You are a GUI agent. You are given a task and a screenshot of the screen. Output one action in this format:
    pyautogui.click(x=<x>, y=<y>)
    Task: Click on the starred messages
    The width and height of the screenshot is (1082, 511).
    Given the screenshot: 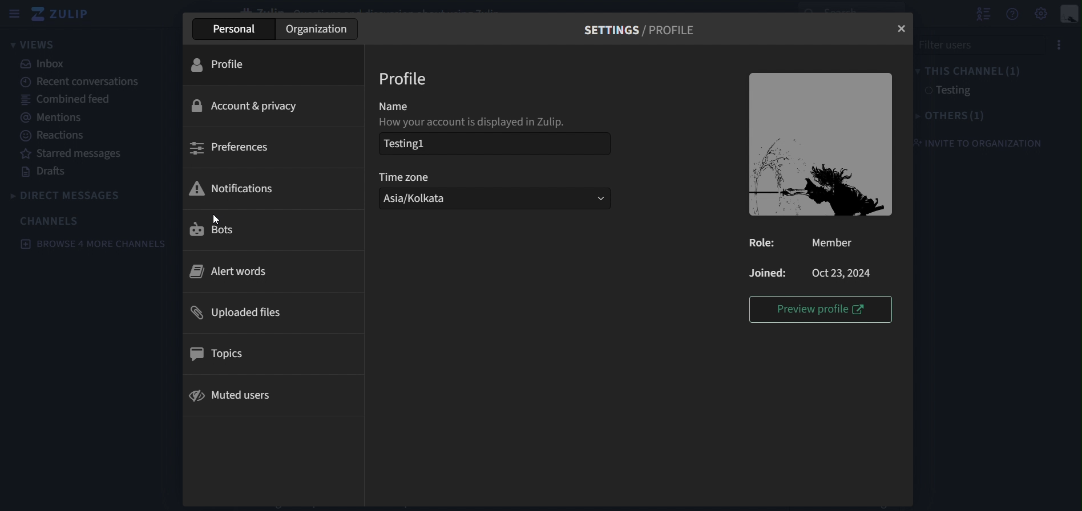 What is the action you would take?
    pyautogui.click(x=74, y=153)
    